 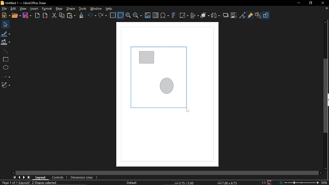 I want to click on Close tab, so click(x=326, y=8).